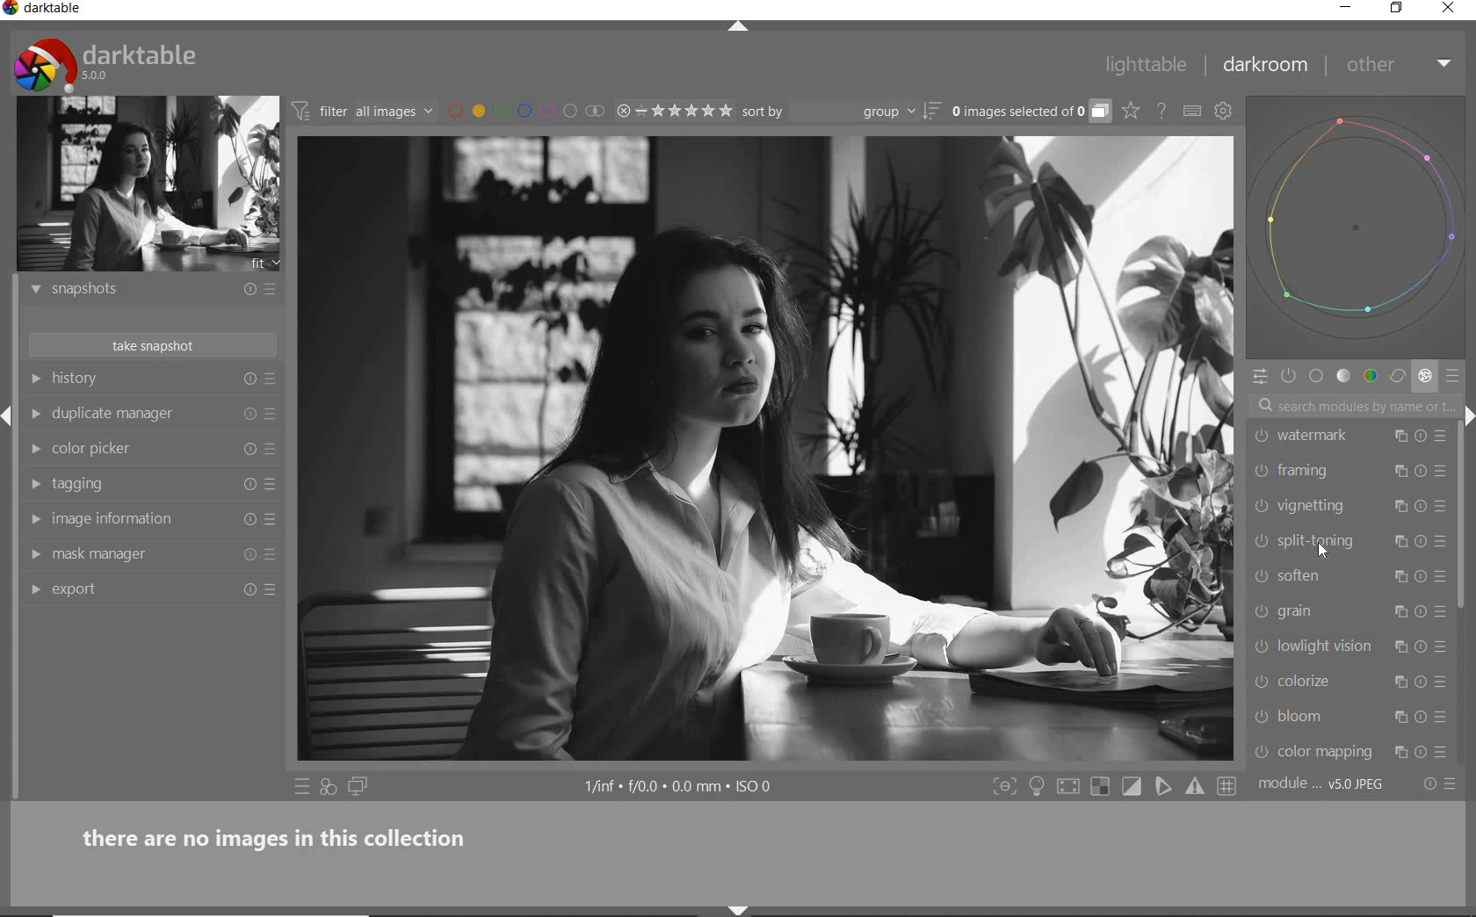 The width and height of the screenshot is (1476, 917). I want to click on sort, so click(840, 112).